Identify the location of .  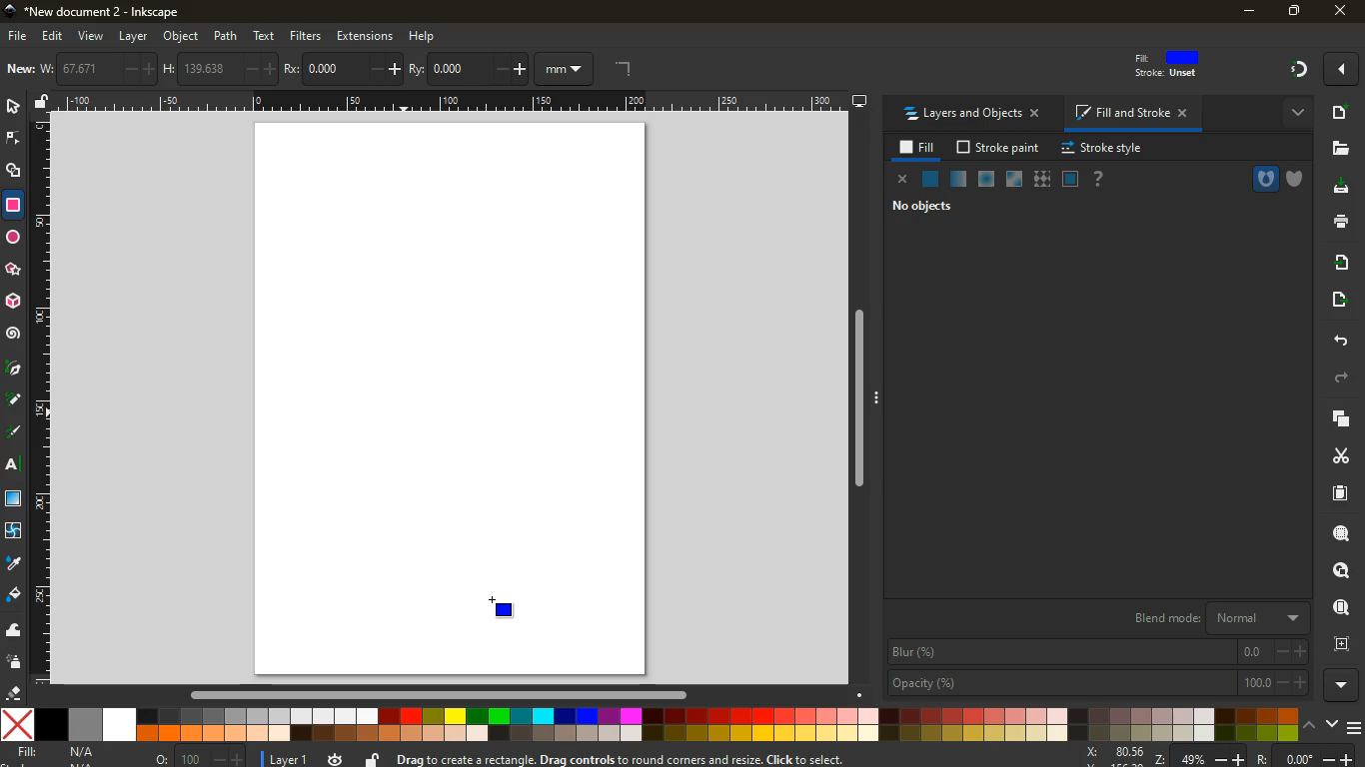
(1291, 69).